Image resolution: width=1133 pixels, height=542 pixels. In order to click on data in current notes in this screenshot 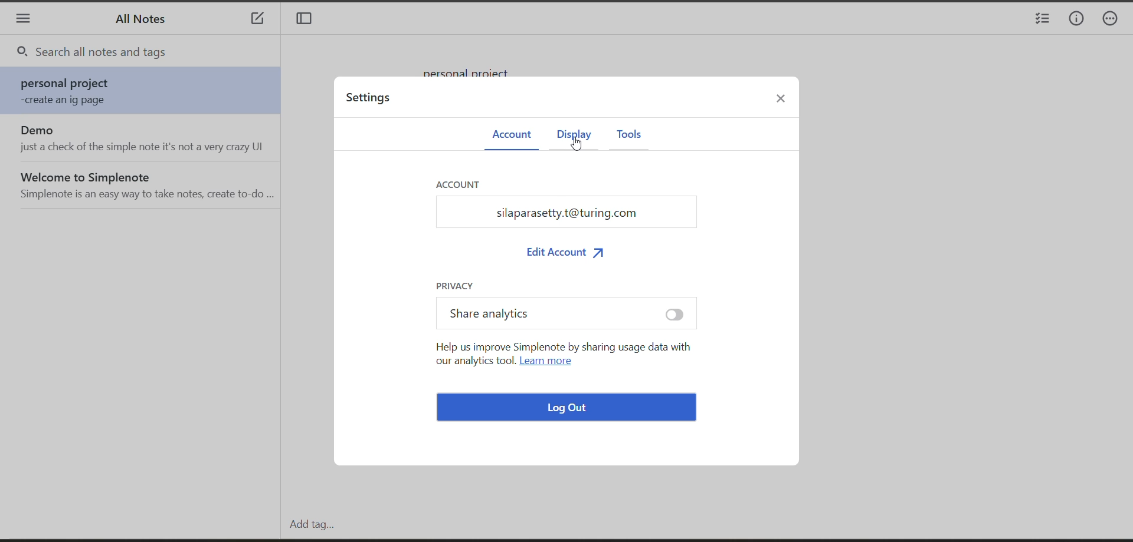, I will do `click(474, 68)`.